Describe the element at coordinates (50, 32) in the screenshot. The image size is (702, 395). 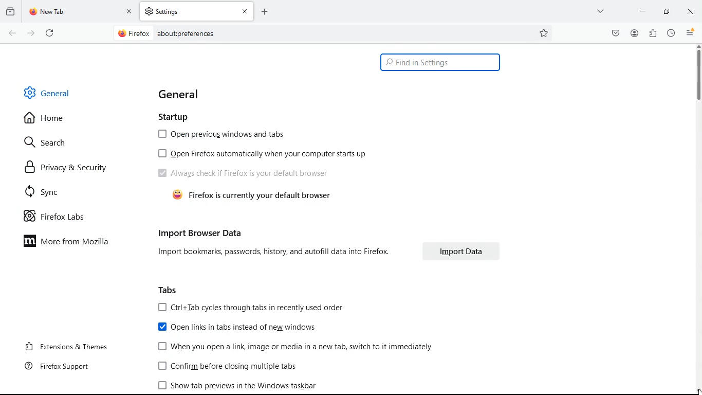
I see `refresh` at that location.